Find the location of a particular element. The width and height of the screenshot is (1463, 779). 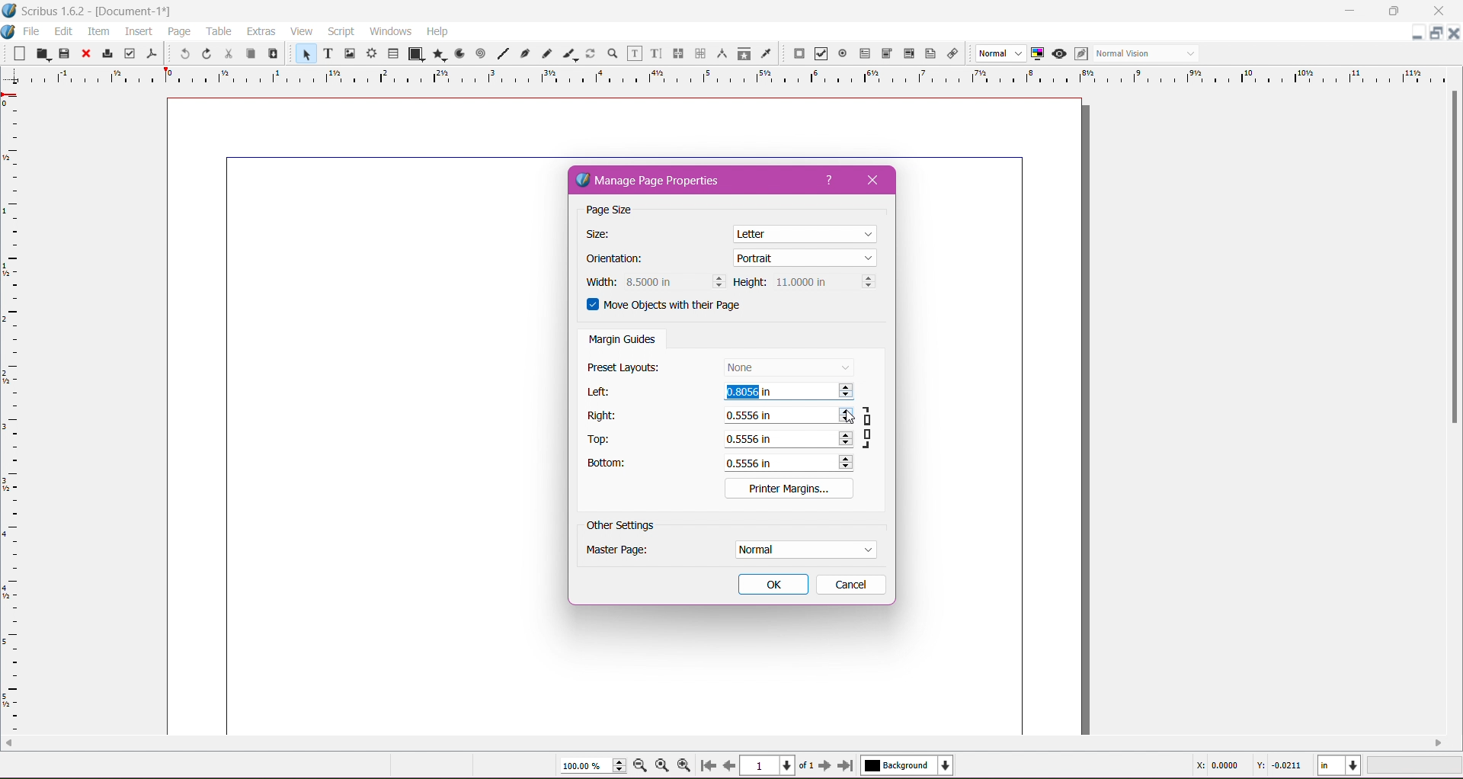

Help is located at coordinates (438, 31).